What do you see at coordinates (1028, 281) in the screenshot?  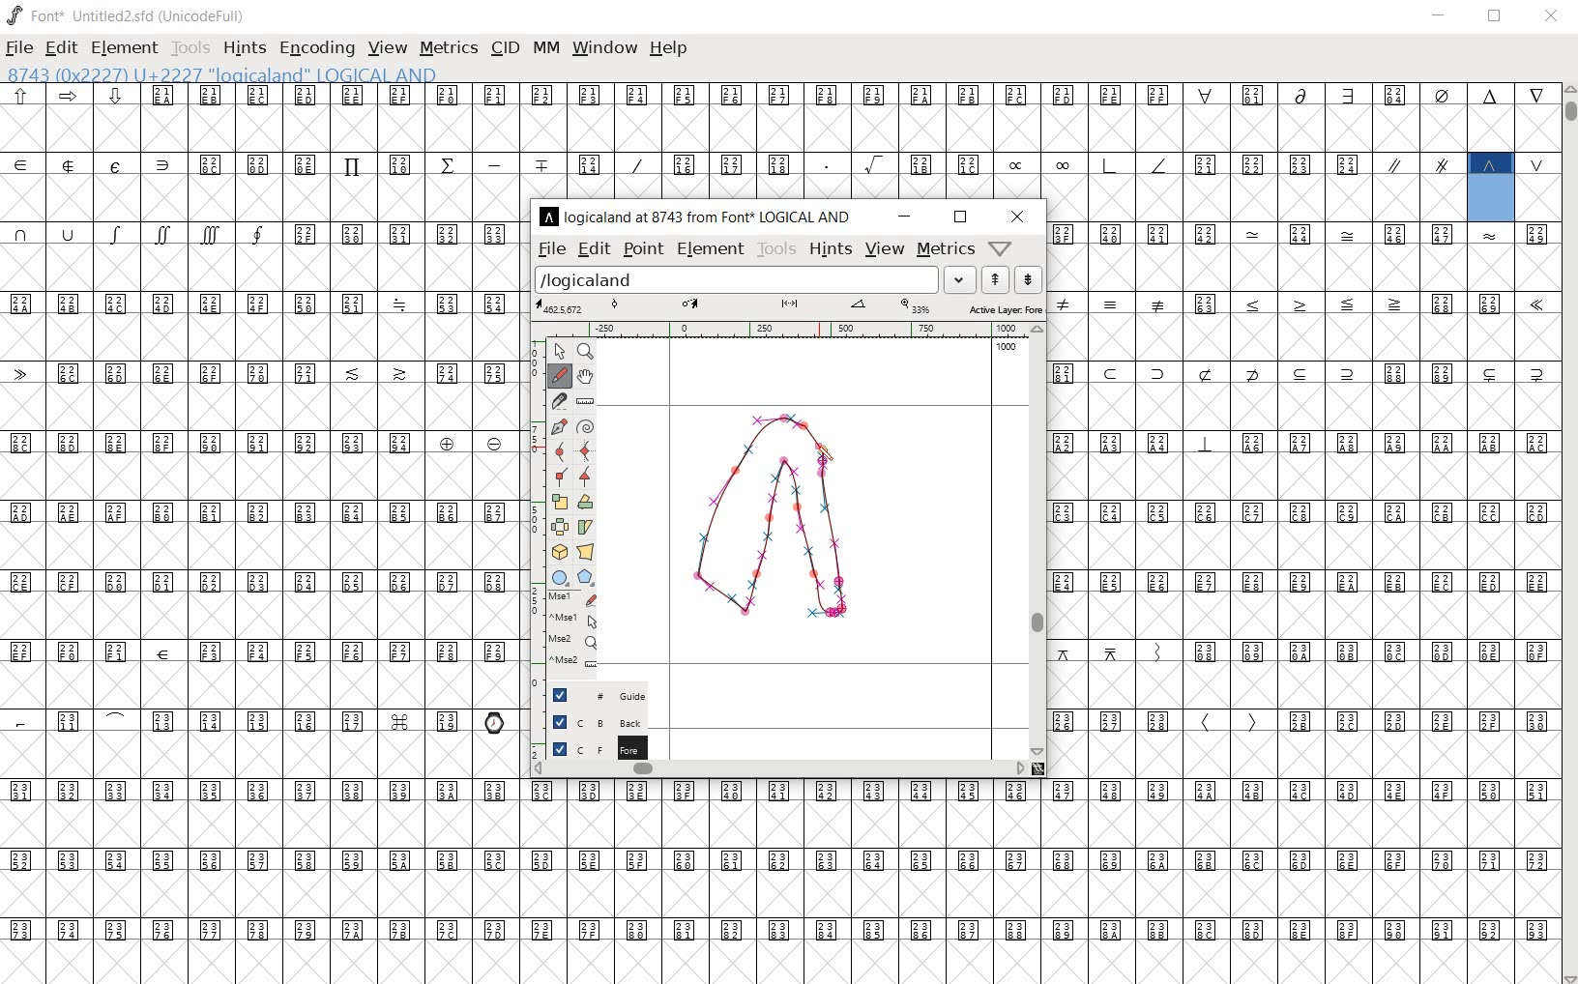 I see `show the previous word on the list` at bounding box center [1028, 281].